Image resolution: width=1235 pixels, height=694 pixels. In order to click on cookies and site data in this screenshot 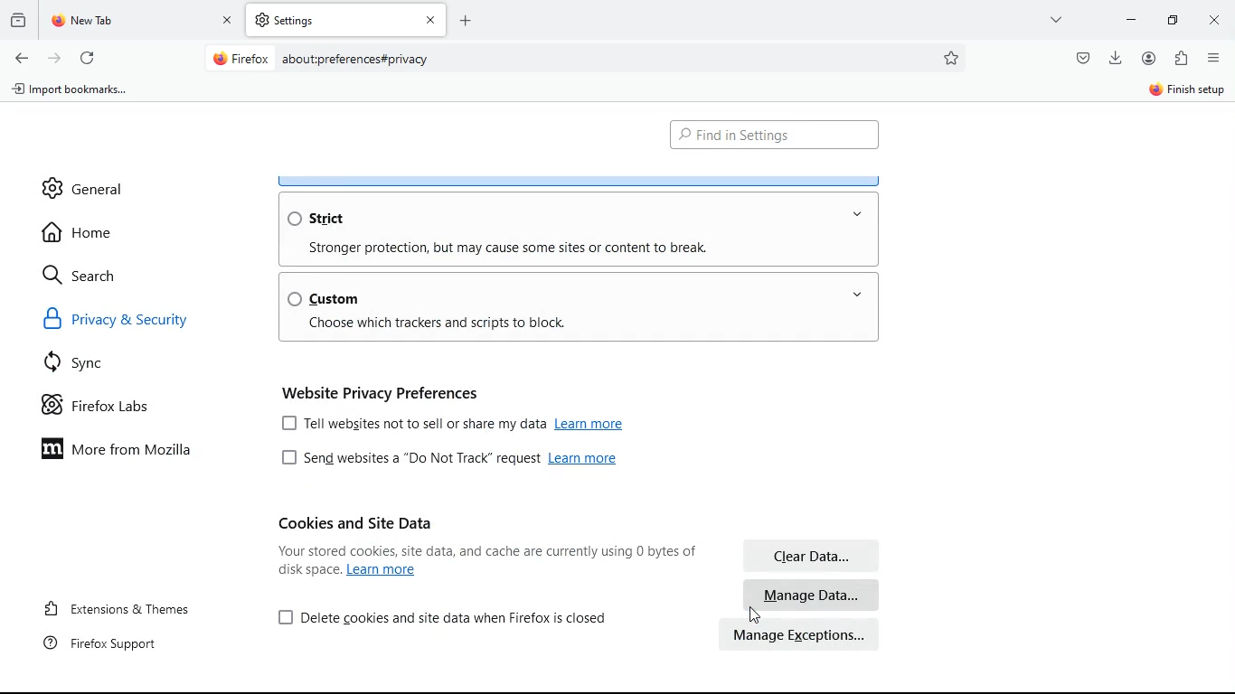, I will do `click(356, 522)`.